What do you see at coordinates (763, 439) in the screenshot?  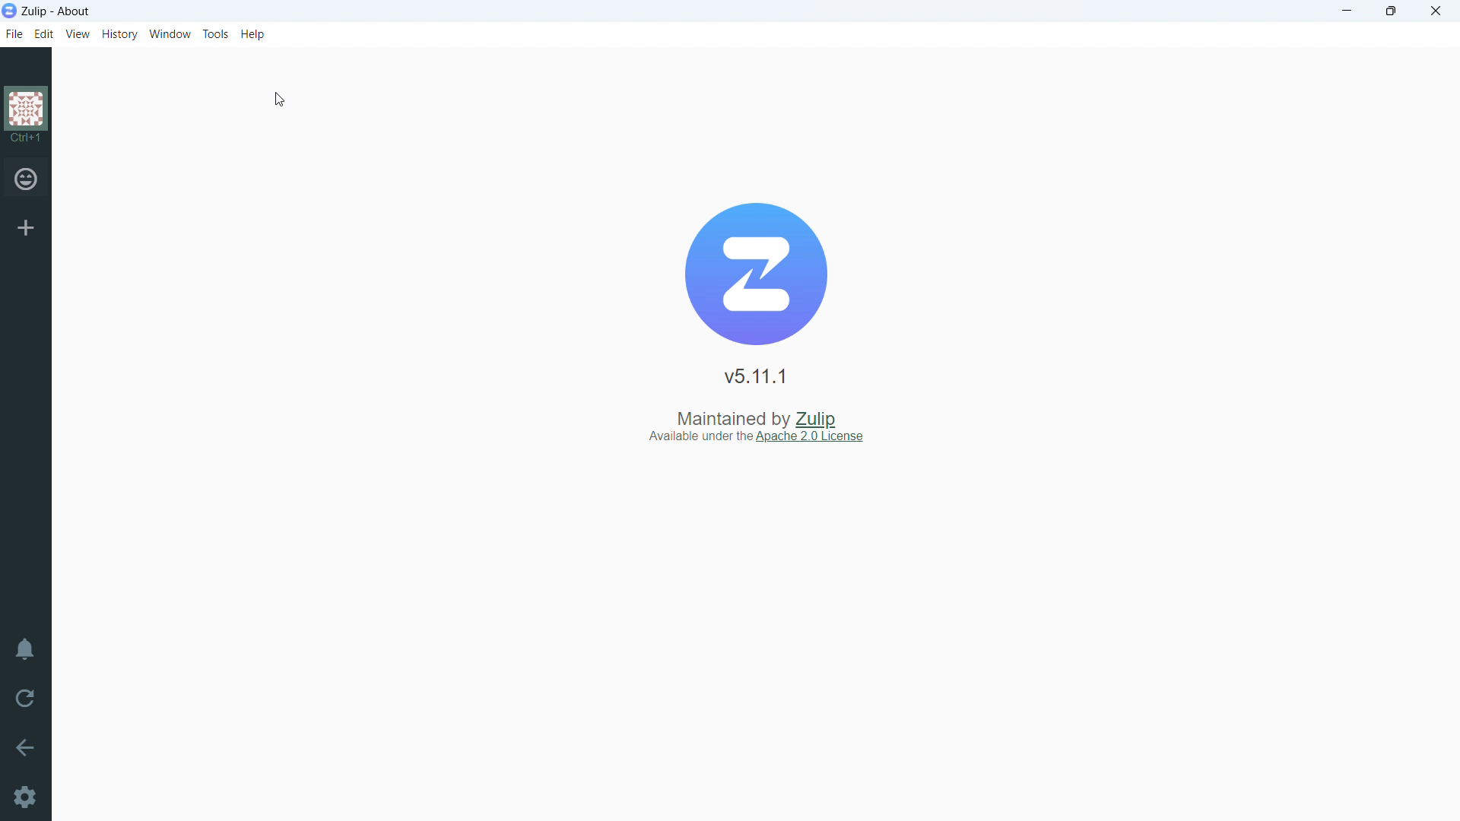 I see `license details` at bounding box center [763, 439].